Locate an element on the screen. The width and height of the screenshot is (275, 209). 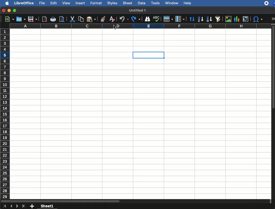
column is located at coordinates (180, 19).